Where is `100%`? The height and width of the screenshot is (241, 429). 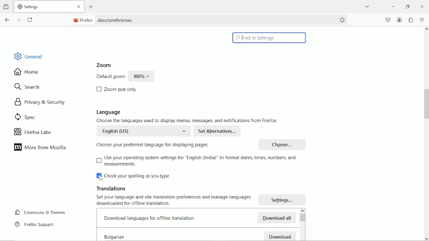 100% is located at coordinates (142, 77).